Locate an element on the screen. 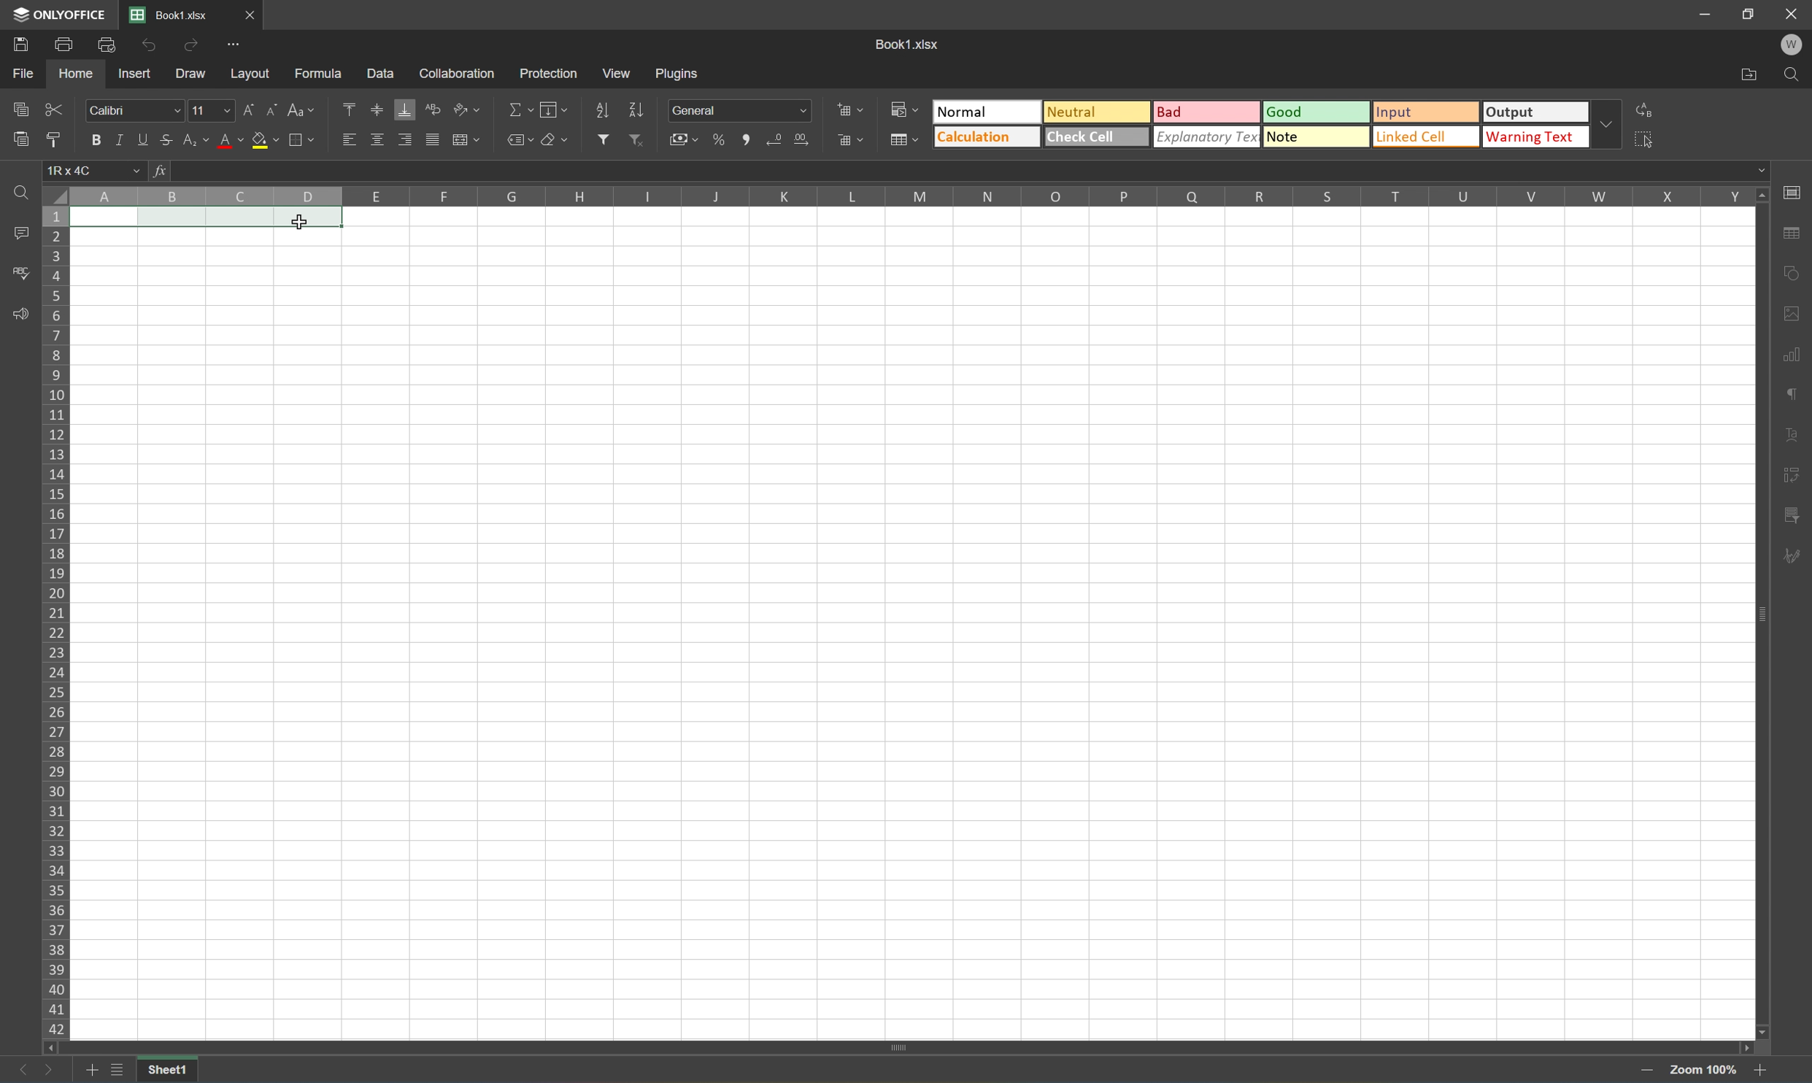 The image size is (1812, 1083). Conditional formatting is located at coordinates (905, 109).